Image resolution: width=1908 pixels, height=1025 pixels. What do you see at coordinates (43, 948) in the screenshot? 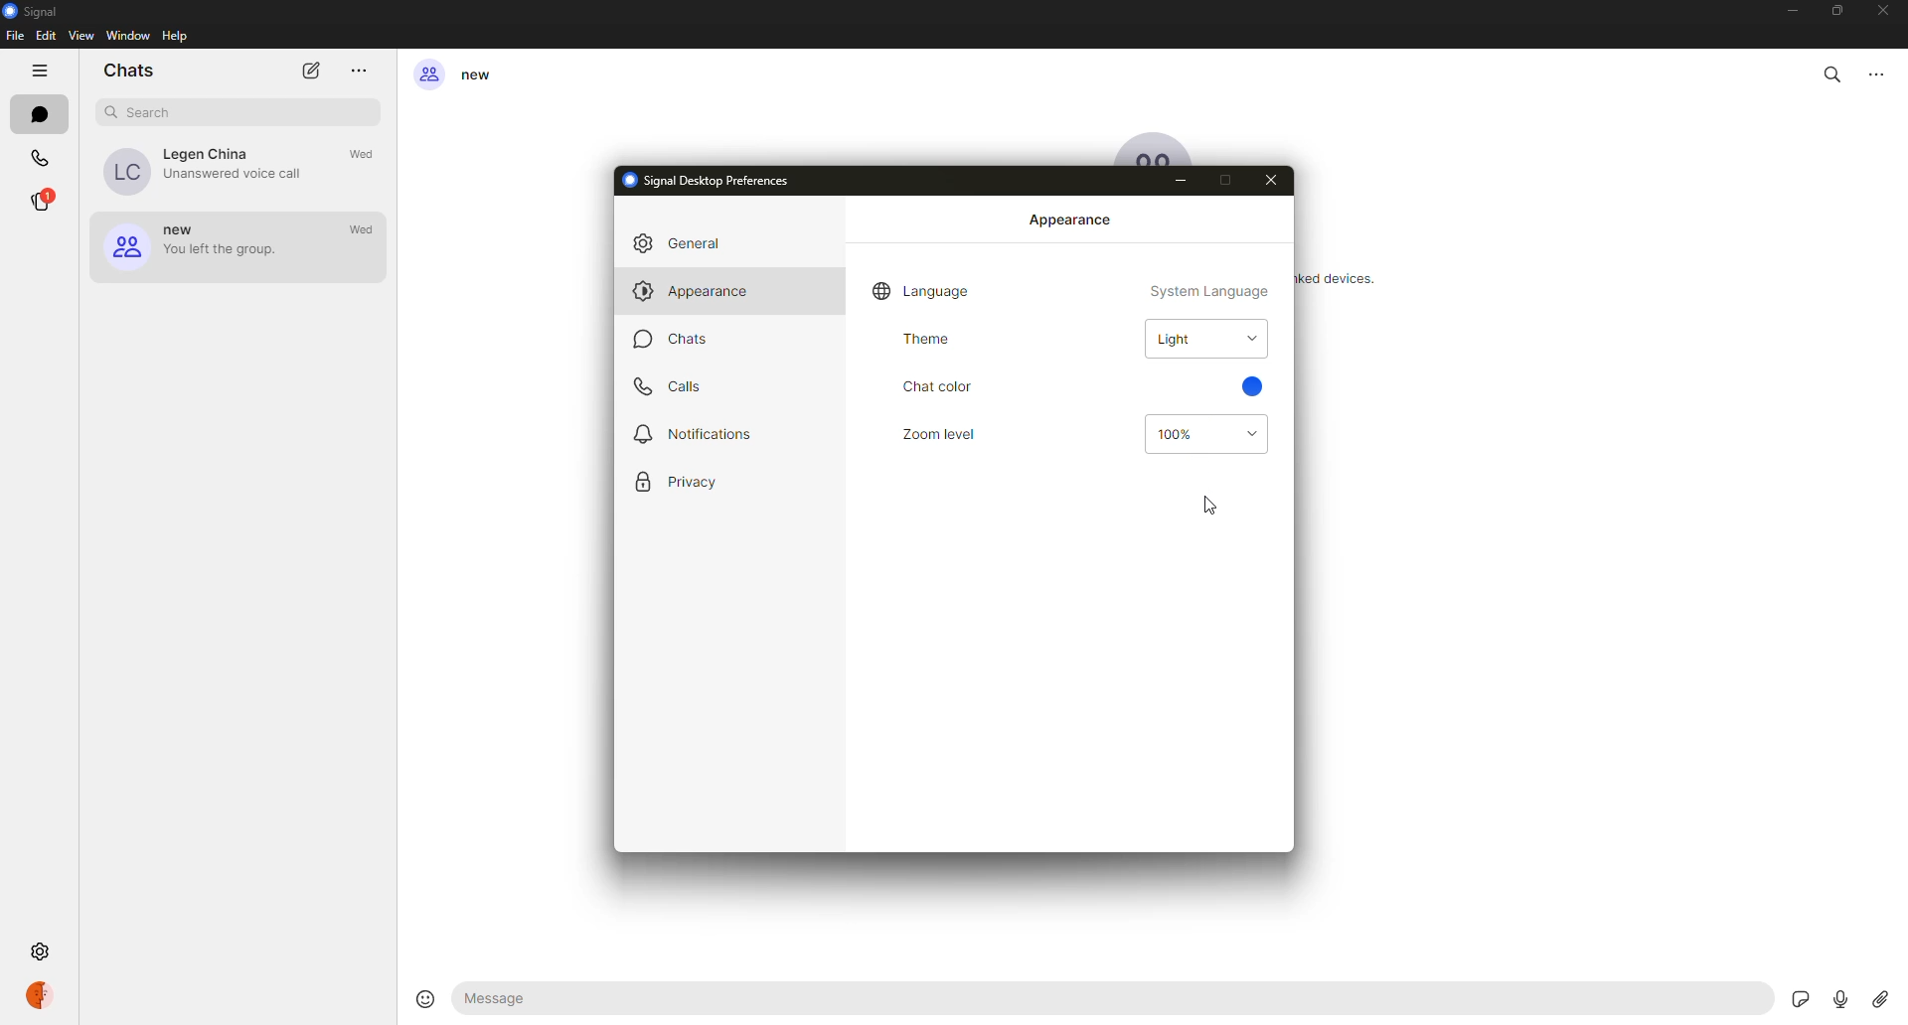
I see `settings` at bounding box center [43, 948].